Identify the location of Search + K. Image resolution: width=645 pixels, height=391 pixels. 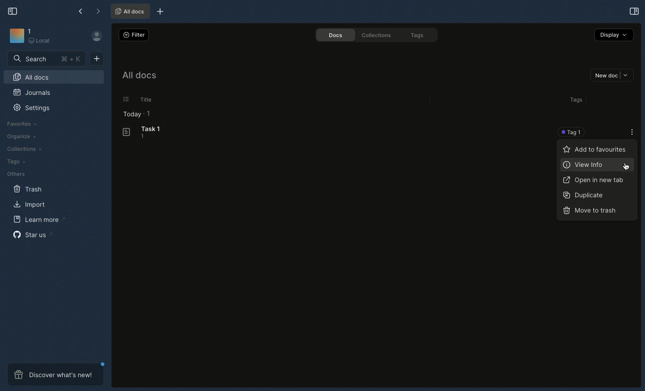
(47, 59).